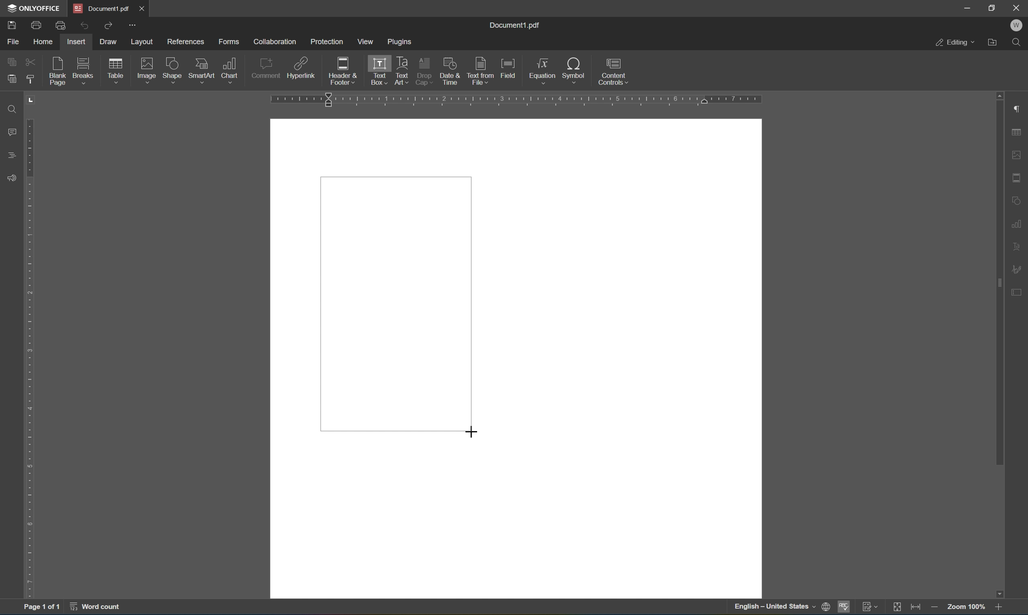 The height and width of the screenshot is (615, 1028). Describe the element at coordinates (110, 40) in the screenshot. I see `draw` at that location.